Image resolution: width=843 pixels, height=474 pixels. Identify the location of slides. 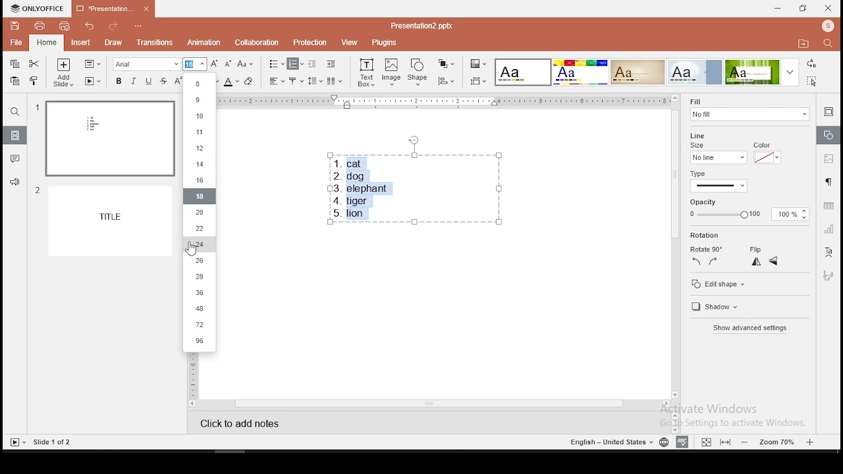
(14, 136).